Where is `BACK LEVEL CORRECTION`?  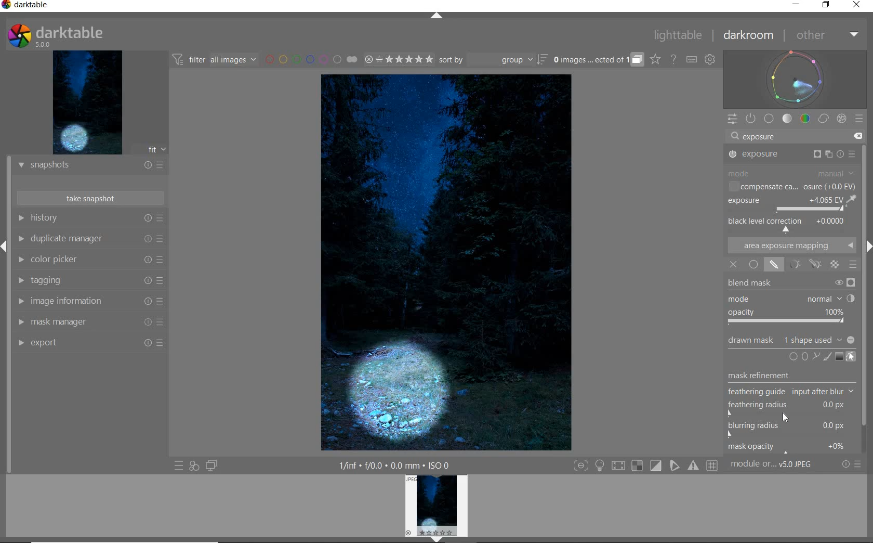 BACK LEVEL CORRECTION is located at coordinates (788, 224).